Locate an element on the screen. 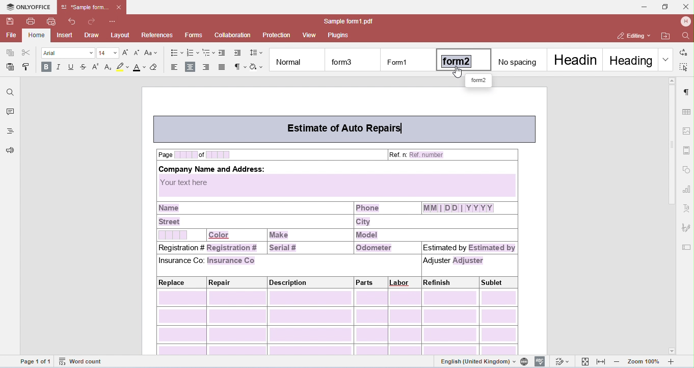 The height and width of the screenshot is (368, 694). fit to page is located at coordinates (586, 361).